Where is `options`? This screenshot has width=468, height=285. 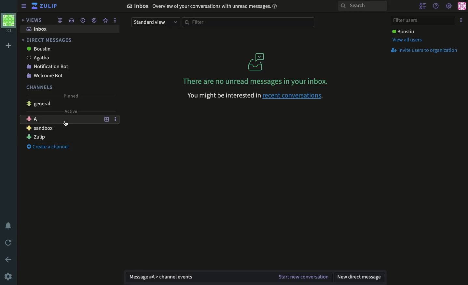 options is located at coordinates (115, 20).